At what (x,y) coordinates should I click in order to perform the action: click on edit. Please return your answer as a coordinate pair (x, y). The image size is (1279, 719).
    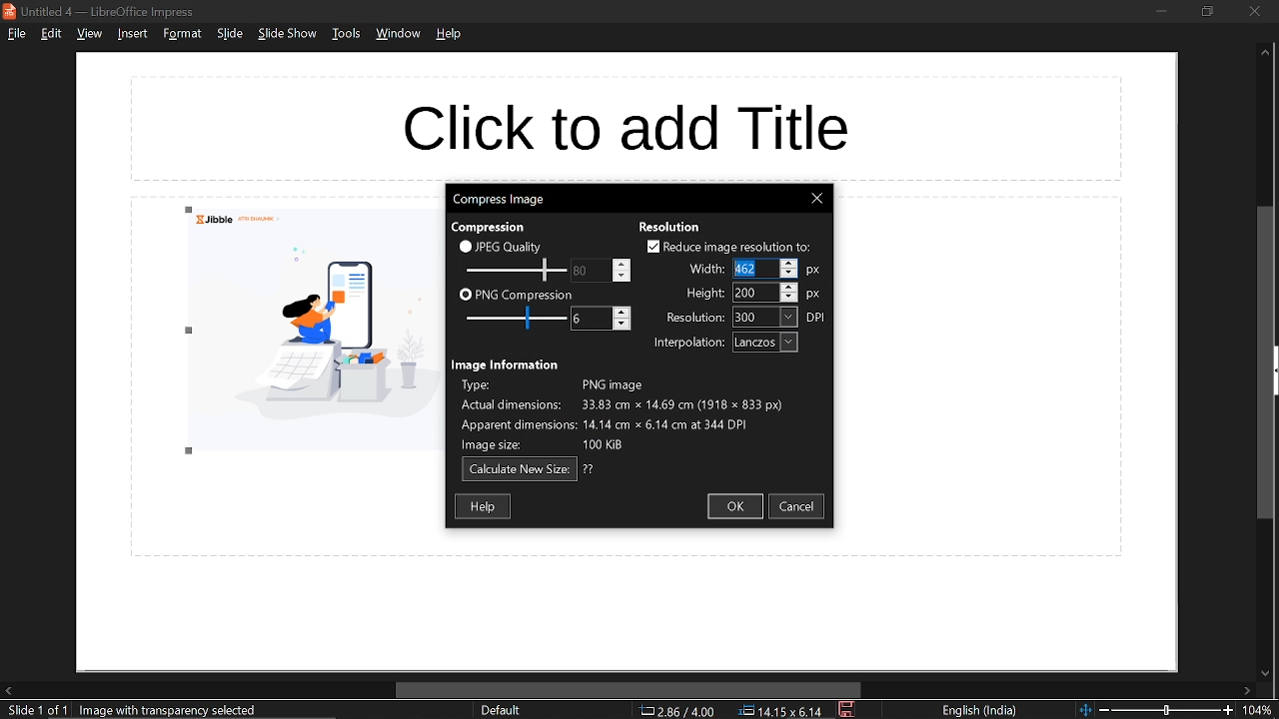
    Looking at the image, I should click on (53, 33).